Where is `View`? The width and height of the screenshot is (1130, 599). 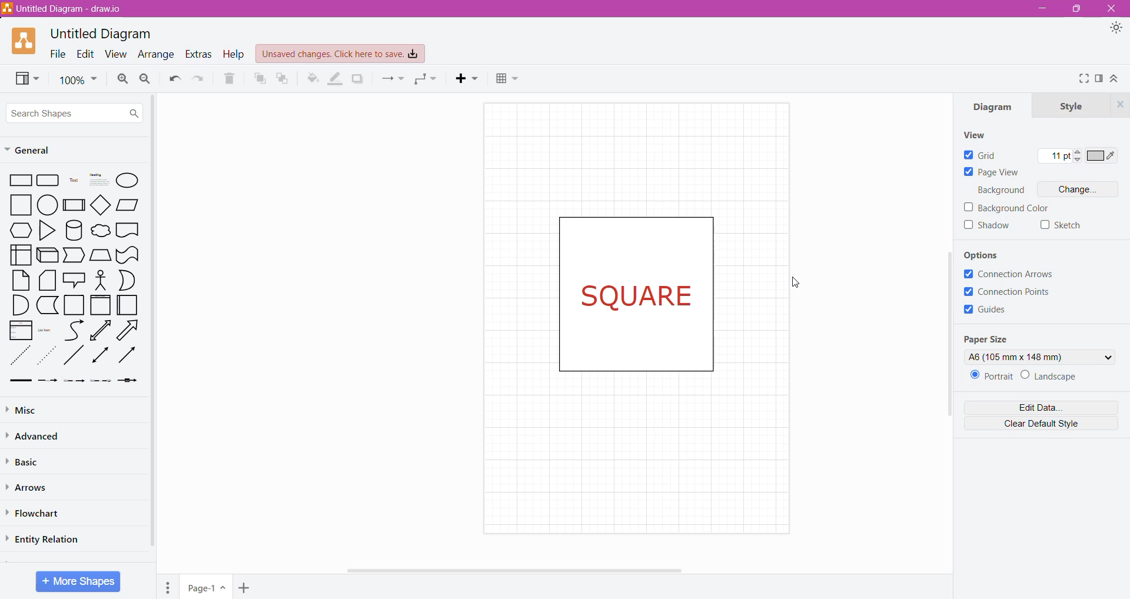
View is located at coordinates (979, 135).